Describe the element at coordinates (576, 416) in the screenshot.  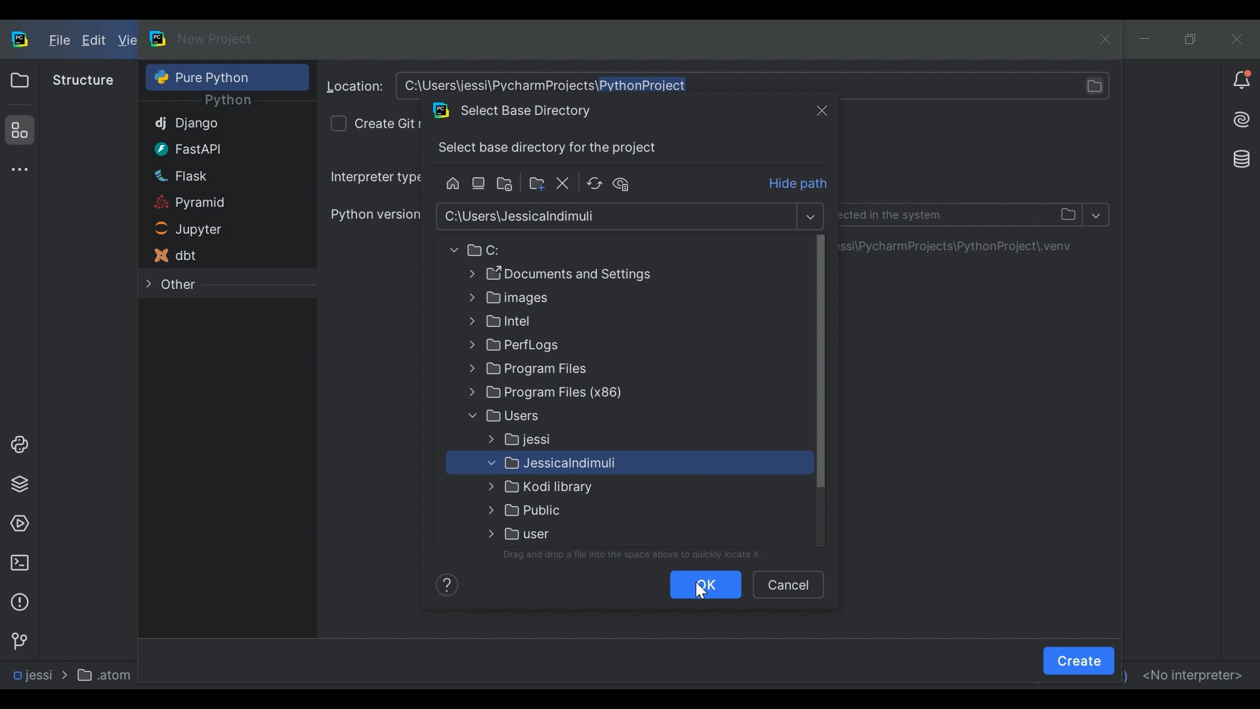
I see `` at that location.